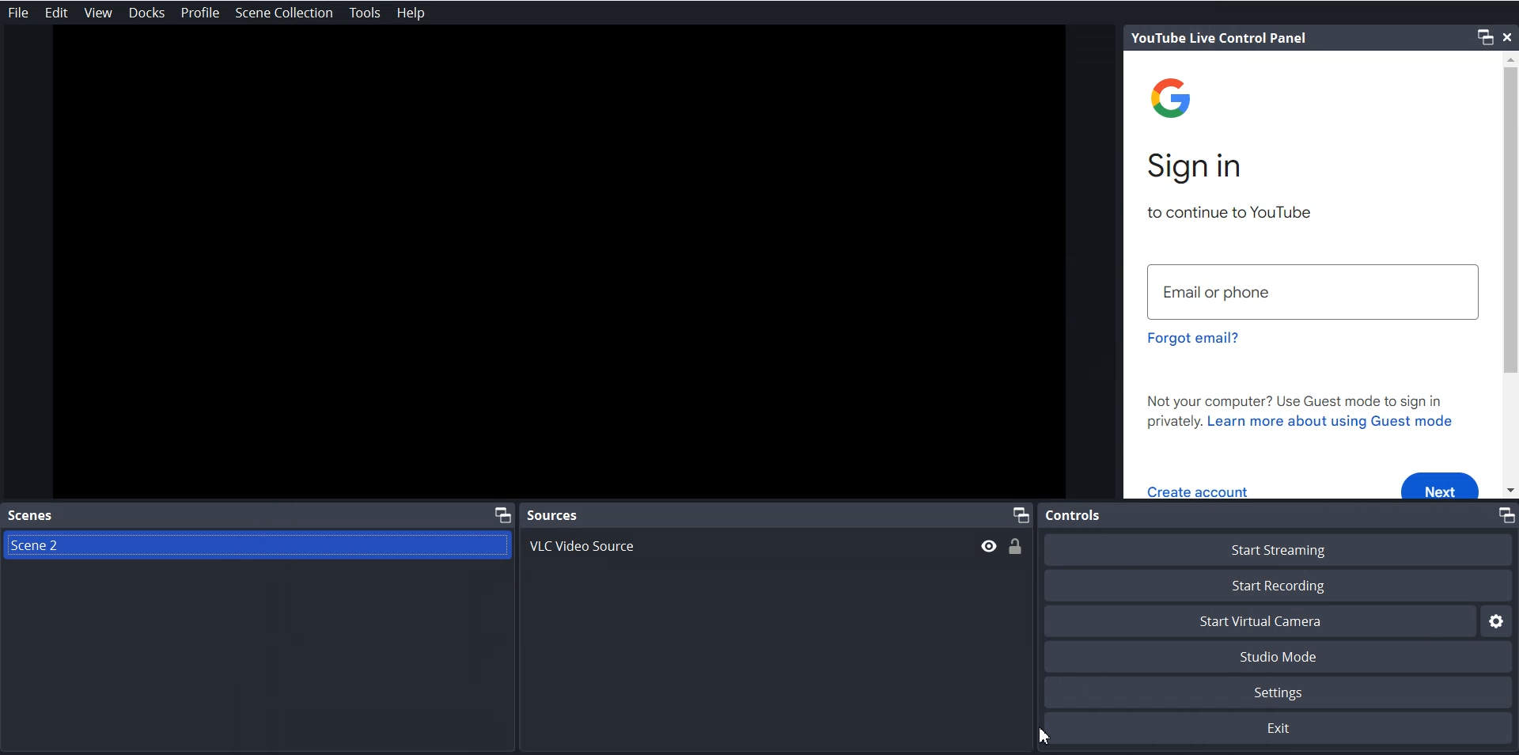 The height and width of the screenshot is (755, 1519). I want to click on Close, so click(1510, 36).